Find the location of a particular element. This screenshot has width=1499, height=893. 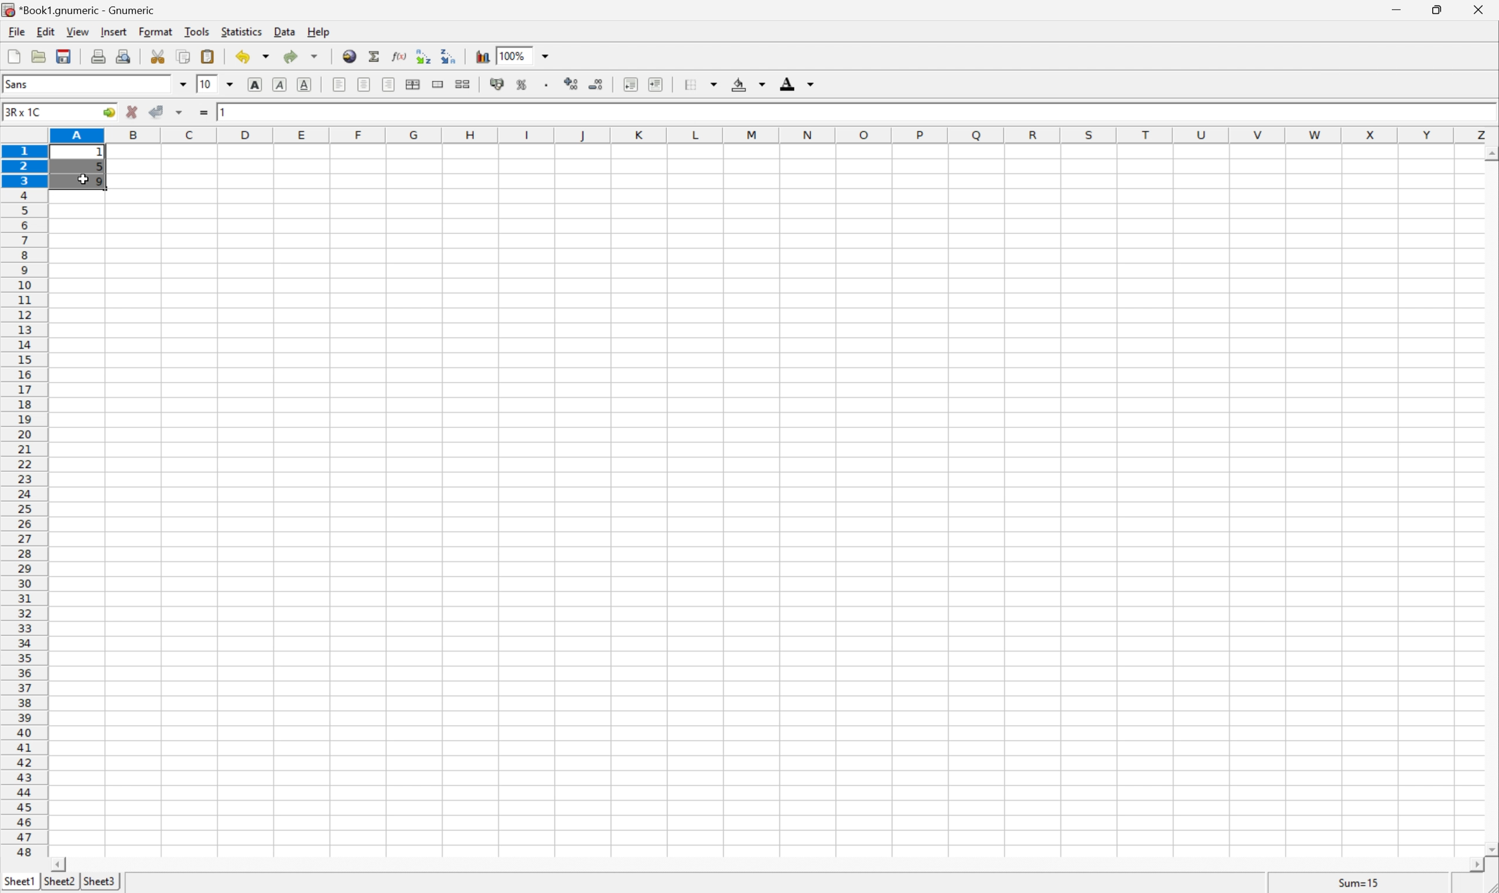

column names is located at coordinates (776, 136).